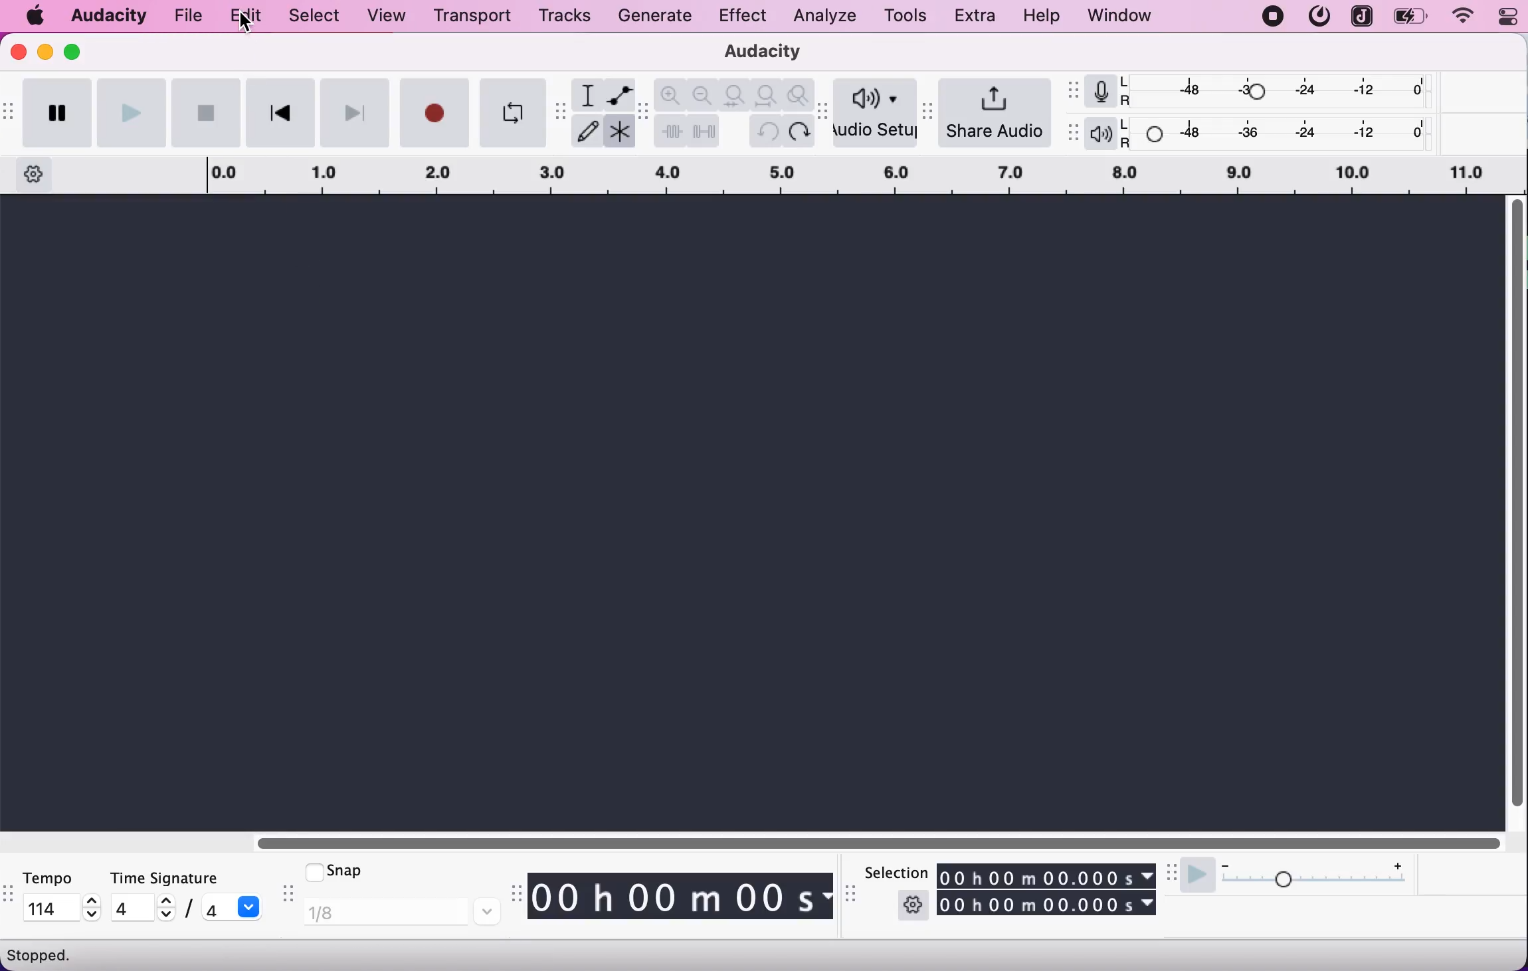  Describe the element at coordinates (890, 842) in the screenshot. I see `horizontal slider` at that location.